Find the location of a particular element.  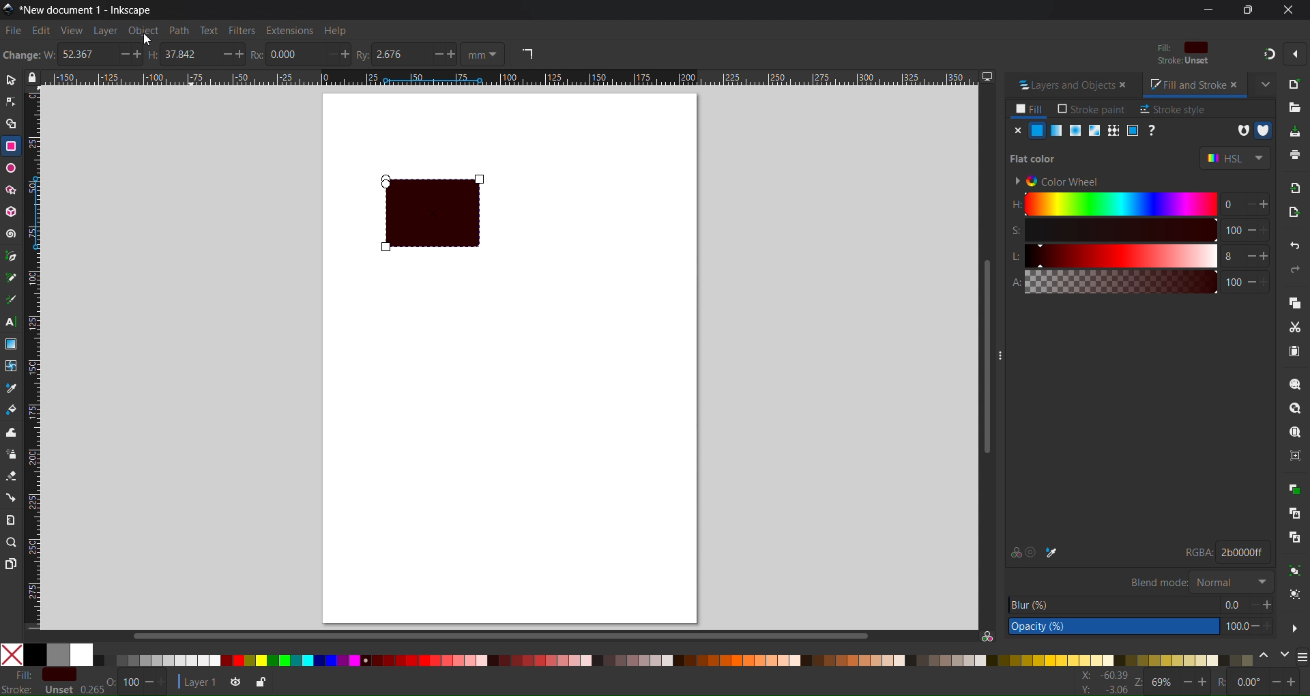

Shape Builder tool is located at coordinates (11, 124).